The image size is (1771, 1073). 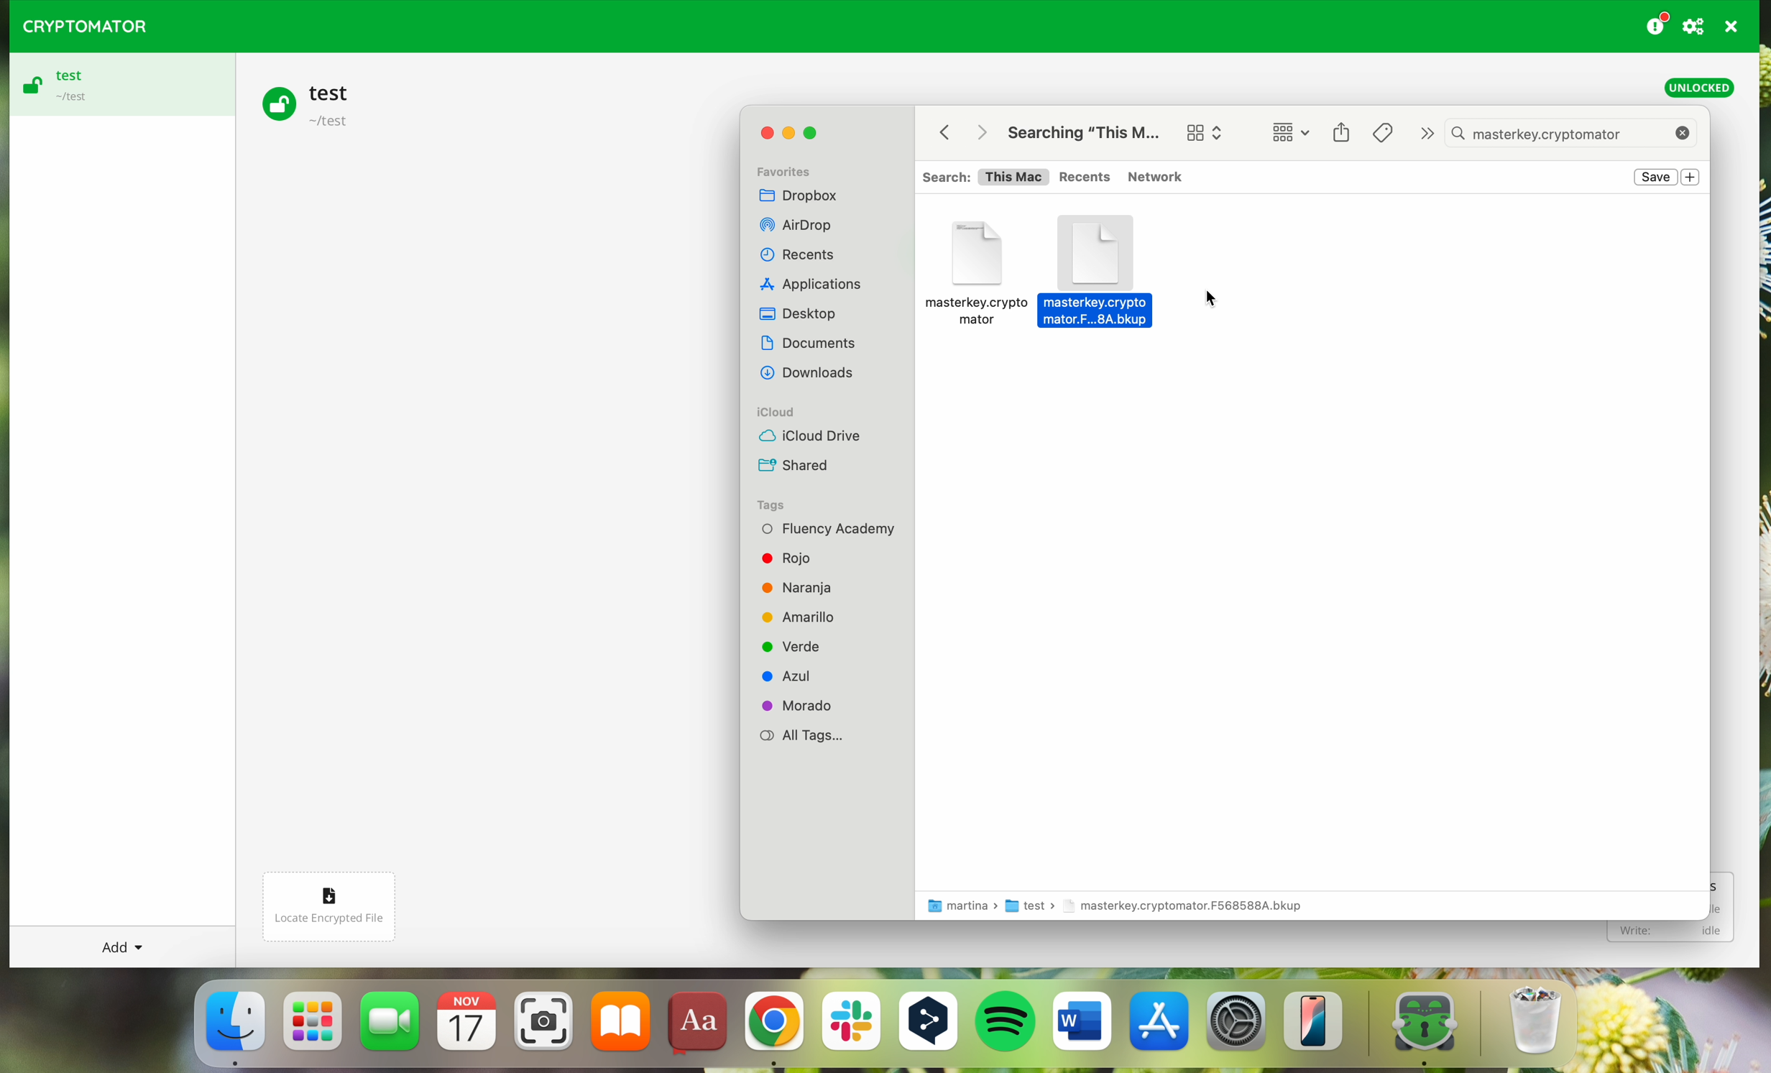 I want to click on Shared, so click(x=797, y=466).